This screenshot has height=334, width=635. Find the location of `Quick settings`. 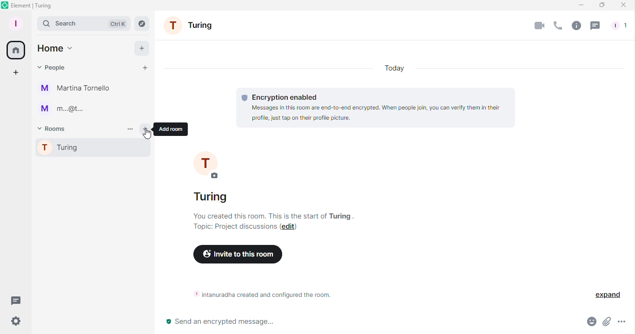

Quick settings is located at coordinates (13, 323).